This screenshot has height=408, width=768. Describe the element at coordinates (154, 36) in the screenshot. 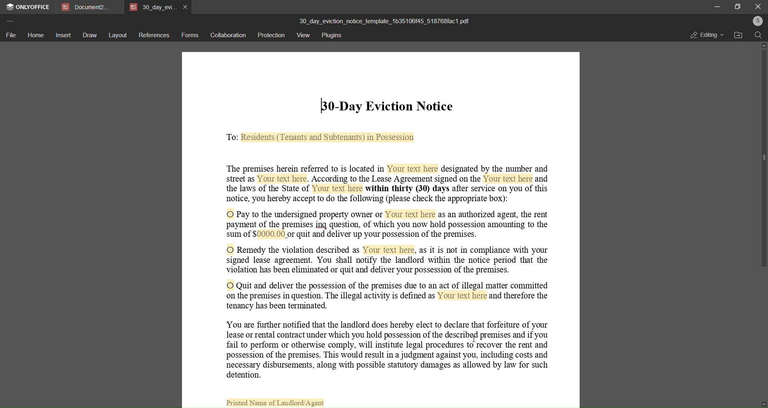

I see `references` at that location.